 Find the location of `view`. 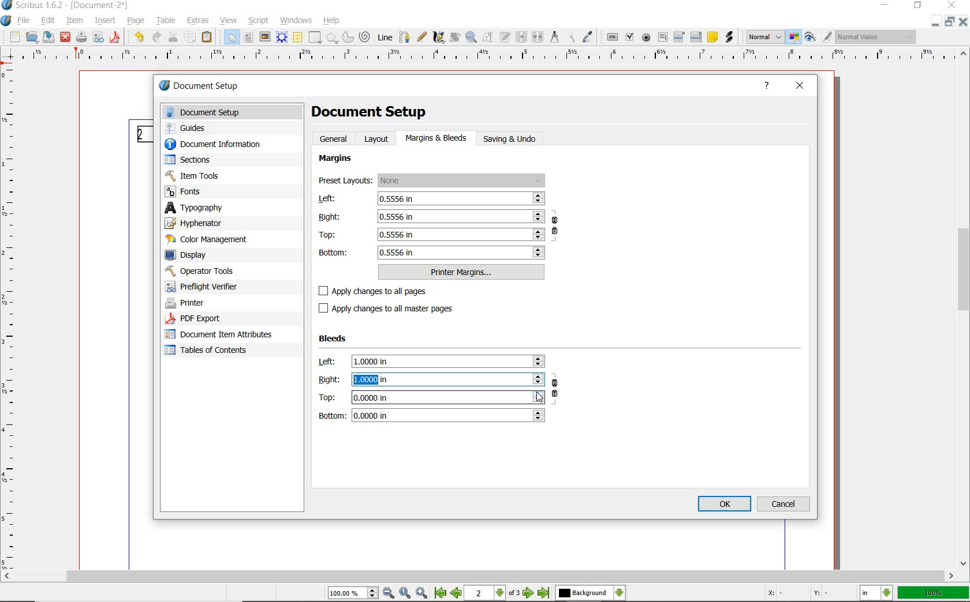

view is located at coordinates (228, 20).